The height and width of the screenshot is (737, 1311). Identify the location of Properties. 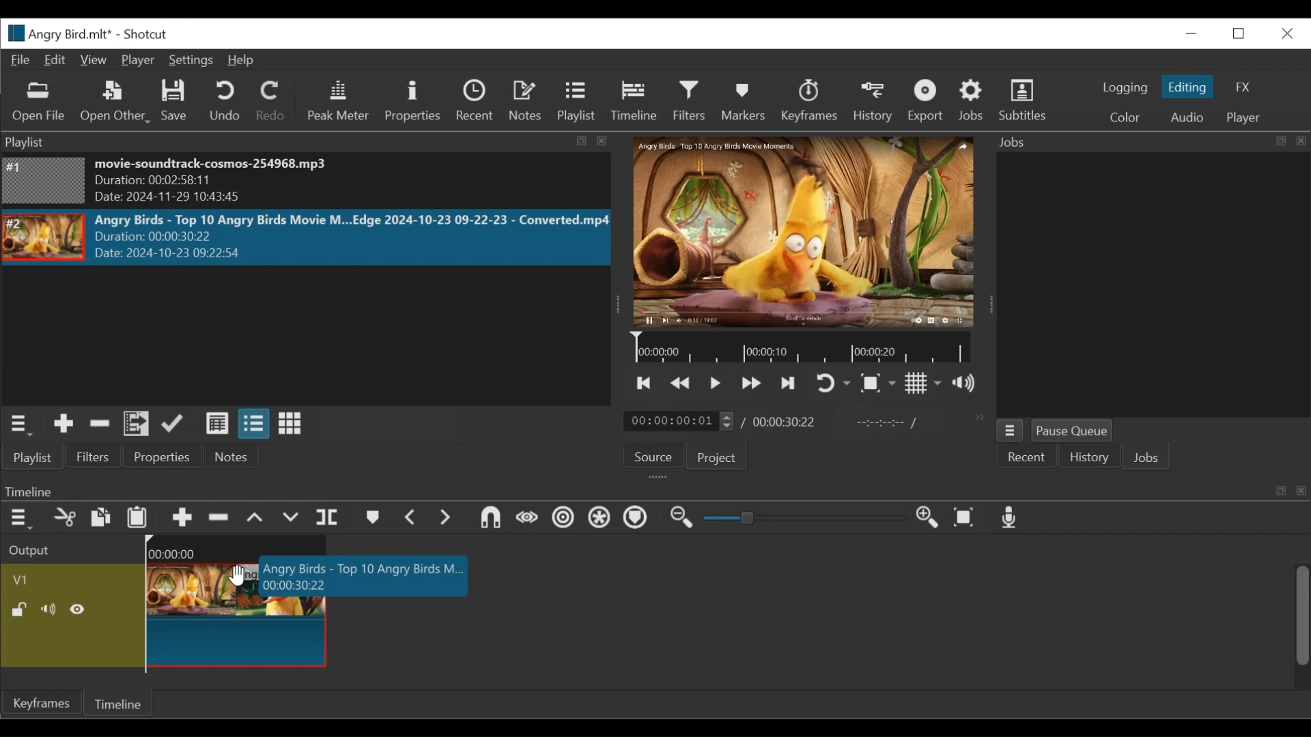
(412, 100).